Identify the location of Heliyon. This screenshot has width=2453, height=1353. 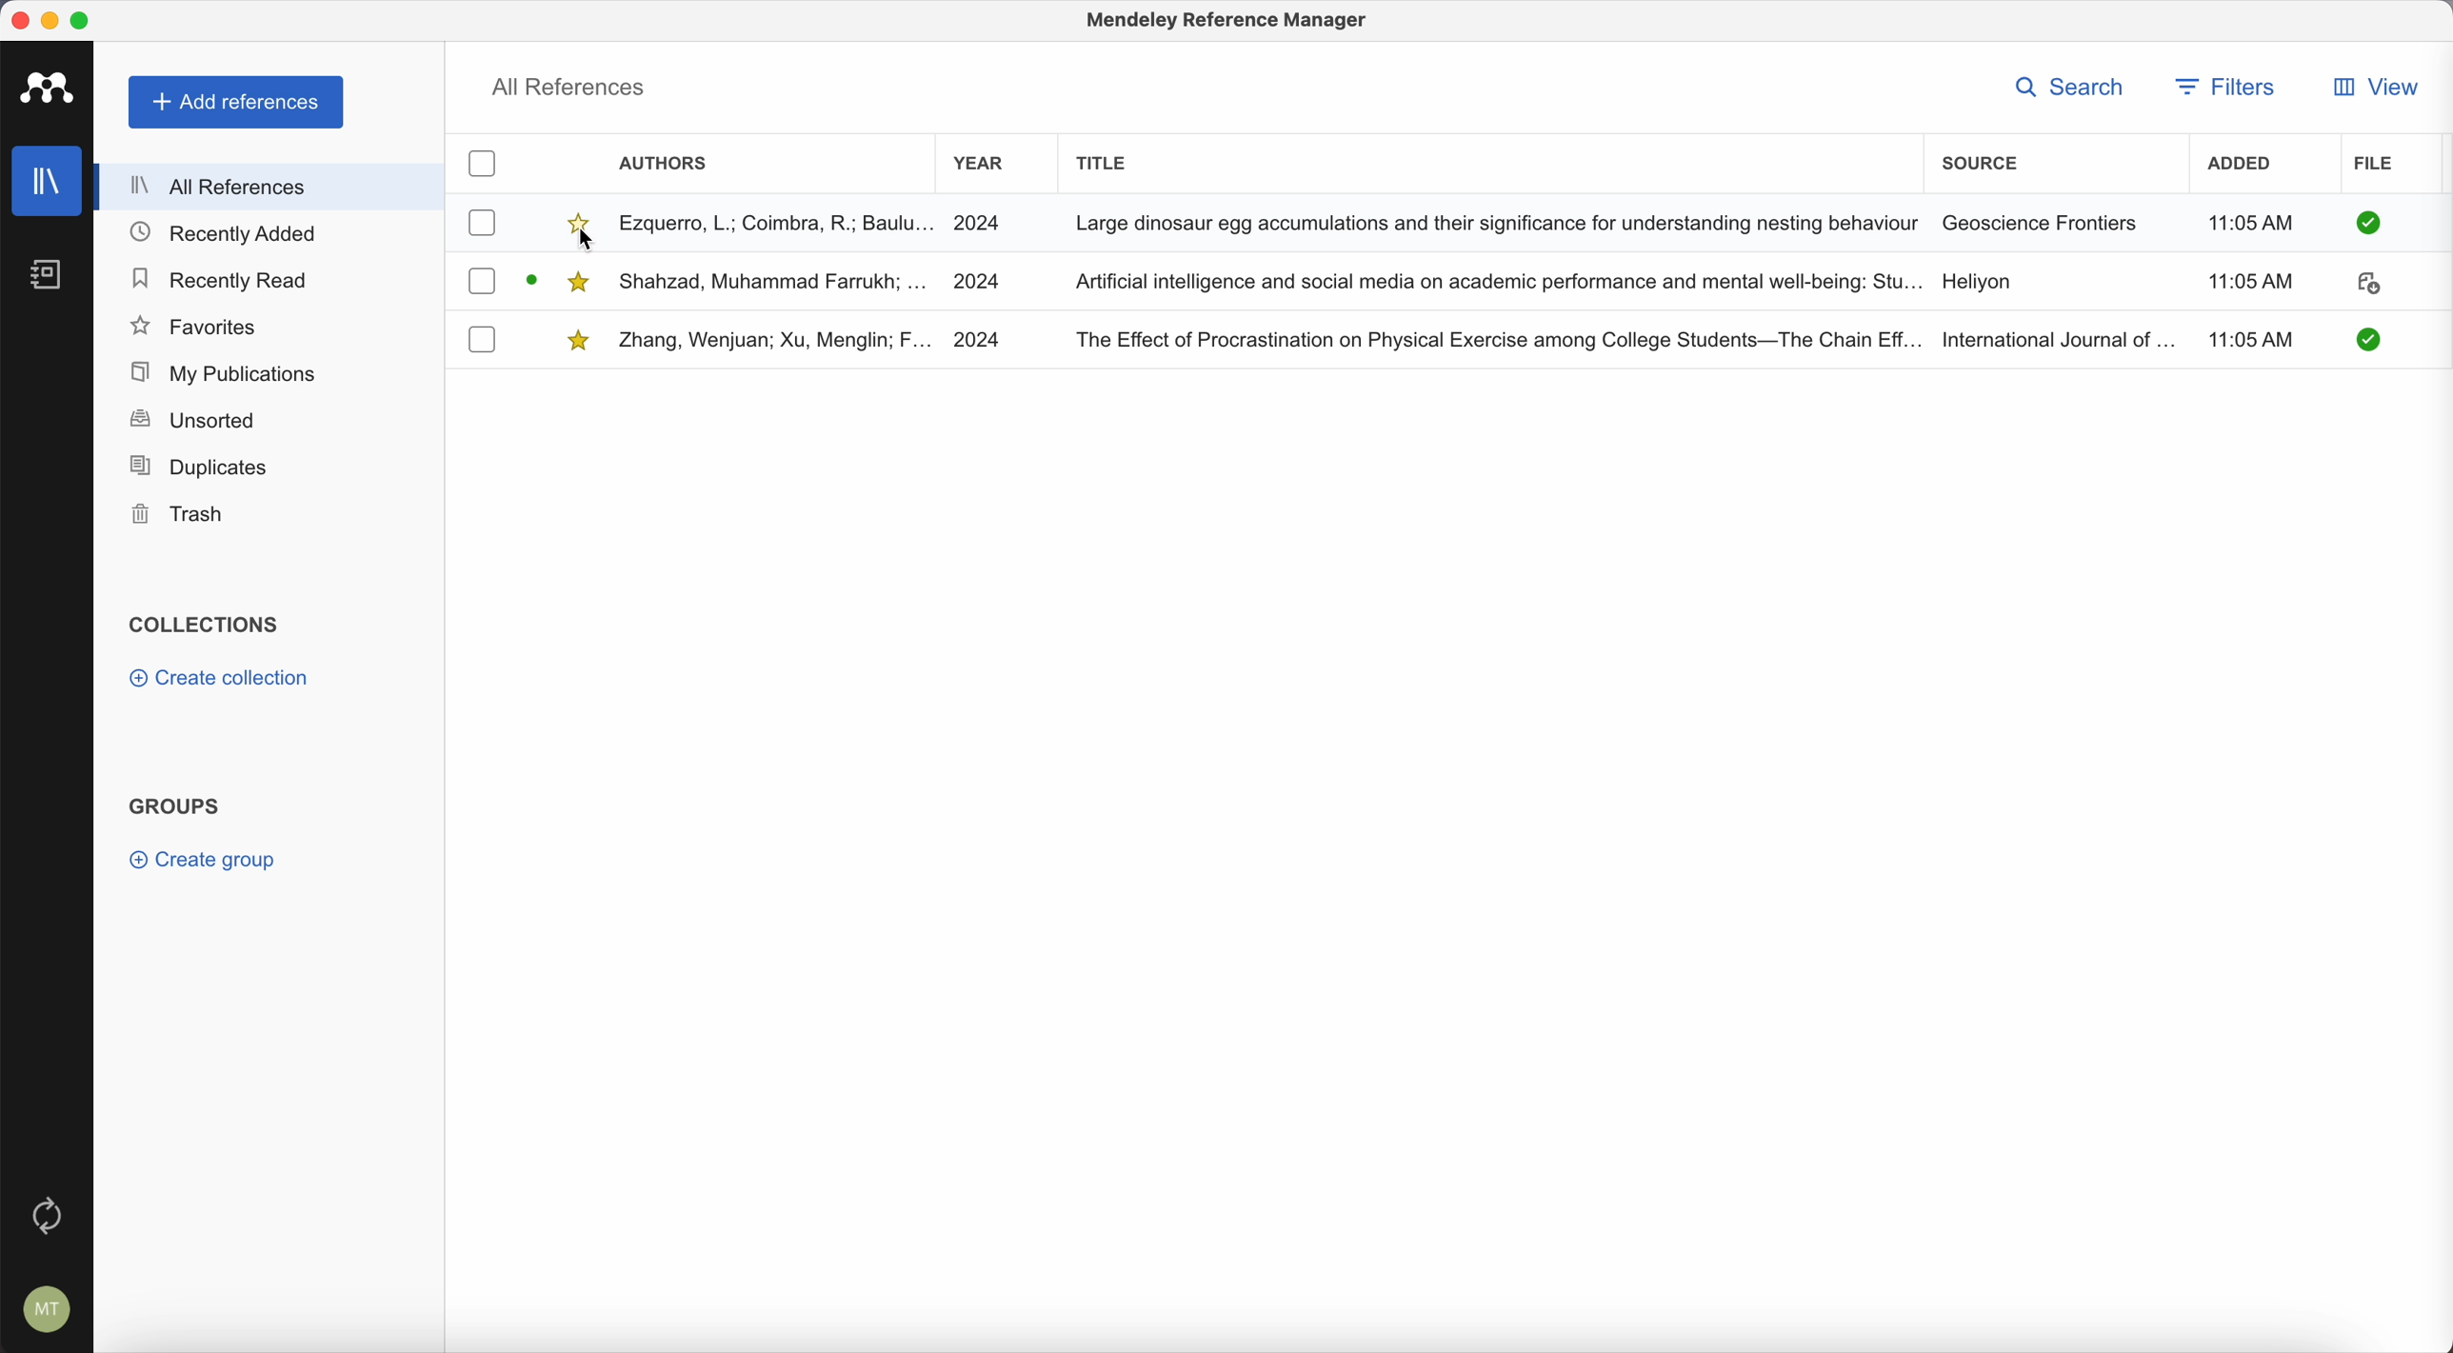
(1976, 283).